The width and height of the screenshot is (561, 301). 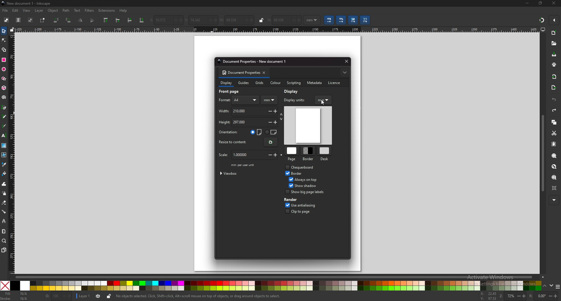 I want to click on down, so click(x=551, y=286).